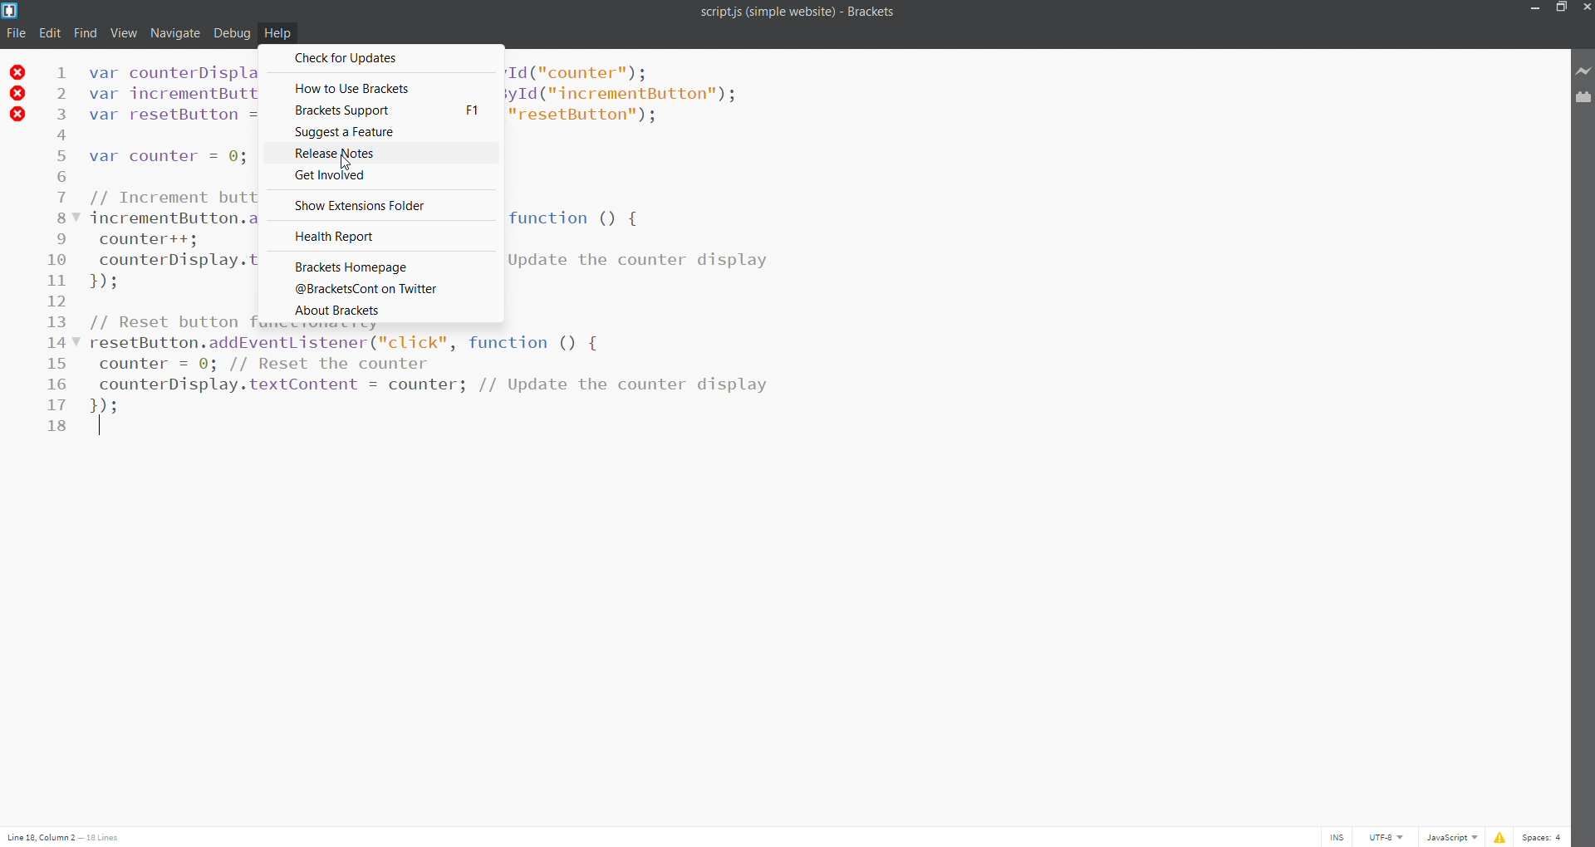 The width and height of the screenshot is (1595, 847). What do you see at coordinates (280, 34) in the screenshot?
I see `help` at bounding box center [280, 34].